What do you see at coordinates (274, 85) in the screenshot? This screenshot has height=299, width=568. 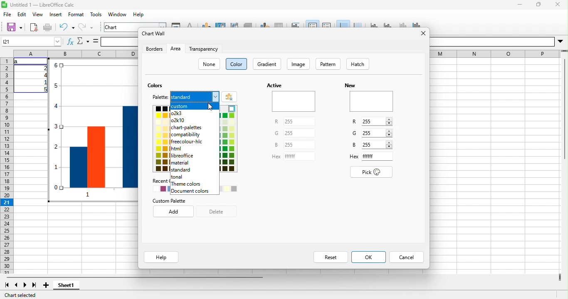 I see `Active` at bounding box center [274, 85].